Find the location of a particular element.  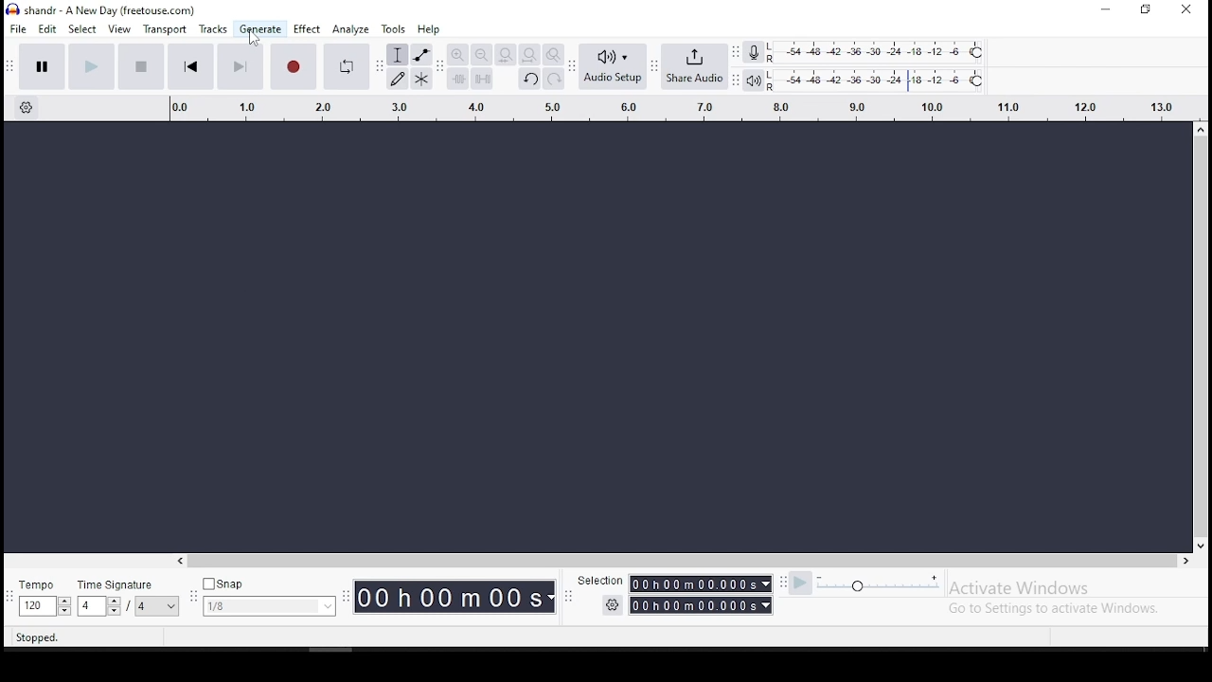

envelope tool is located at coordinates (421, 54).